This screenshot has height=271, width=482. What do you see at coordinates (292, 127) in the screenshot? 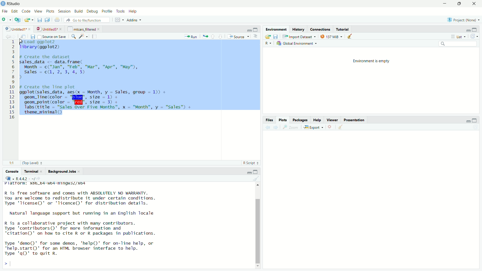
I see `Zoom` at bounding box center [292, 127].